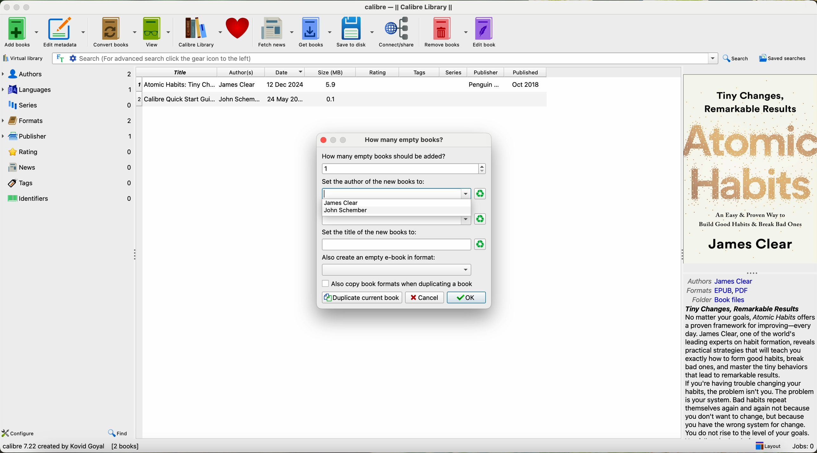 This screenshot has width=817, height=453. I want to click on minimize program, so click(16, 6).